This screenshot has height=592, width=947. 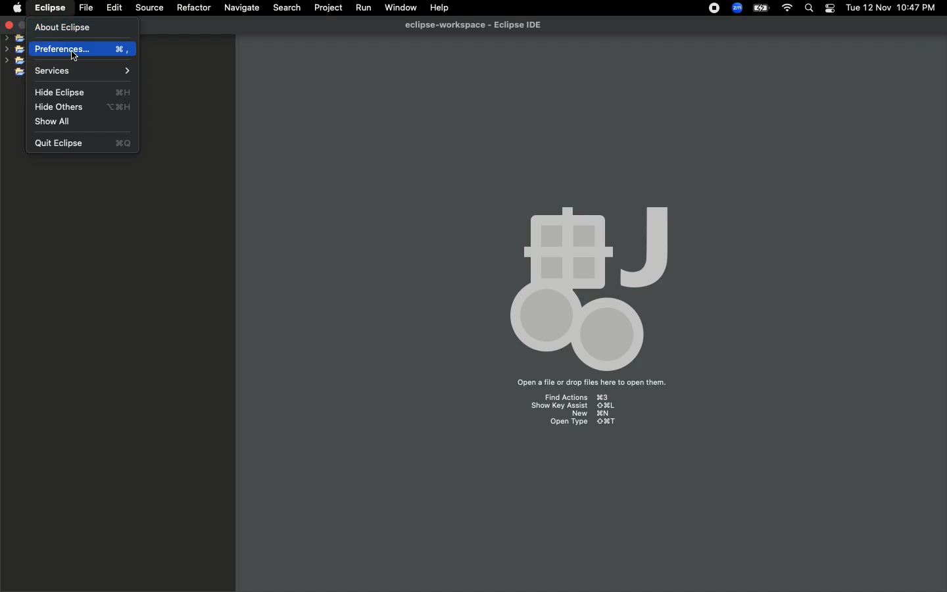 What do you see at coordinates (590, 312) in the screenshot?
I see `Workspace` at bounding box center [590, 312].